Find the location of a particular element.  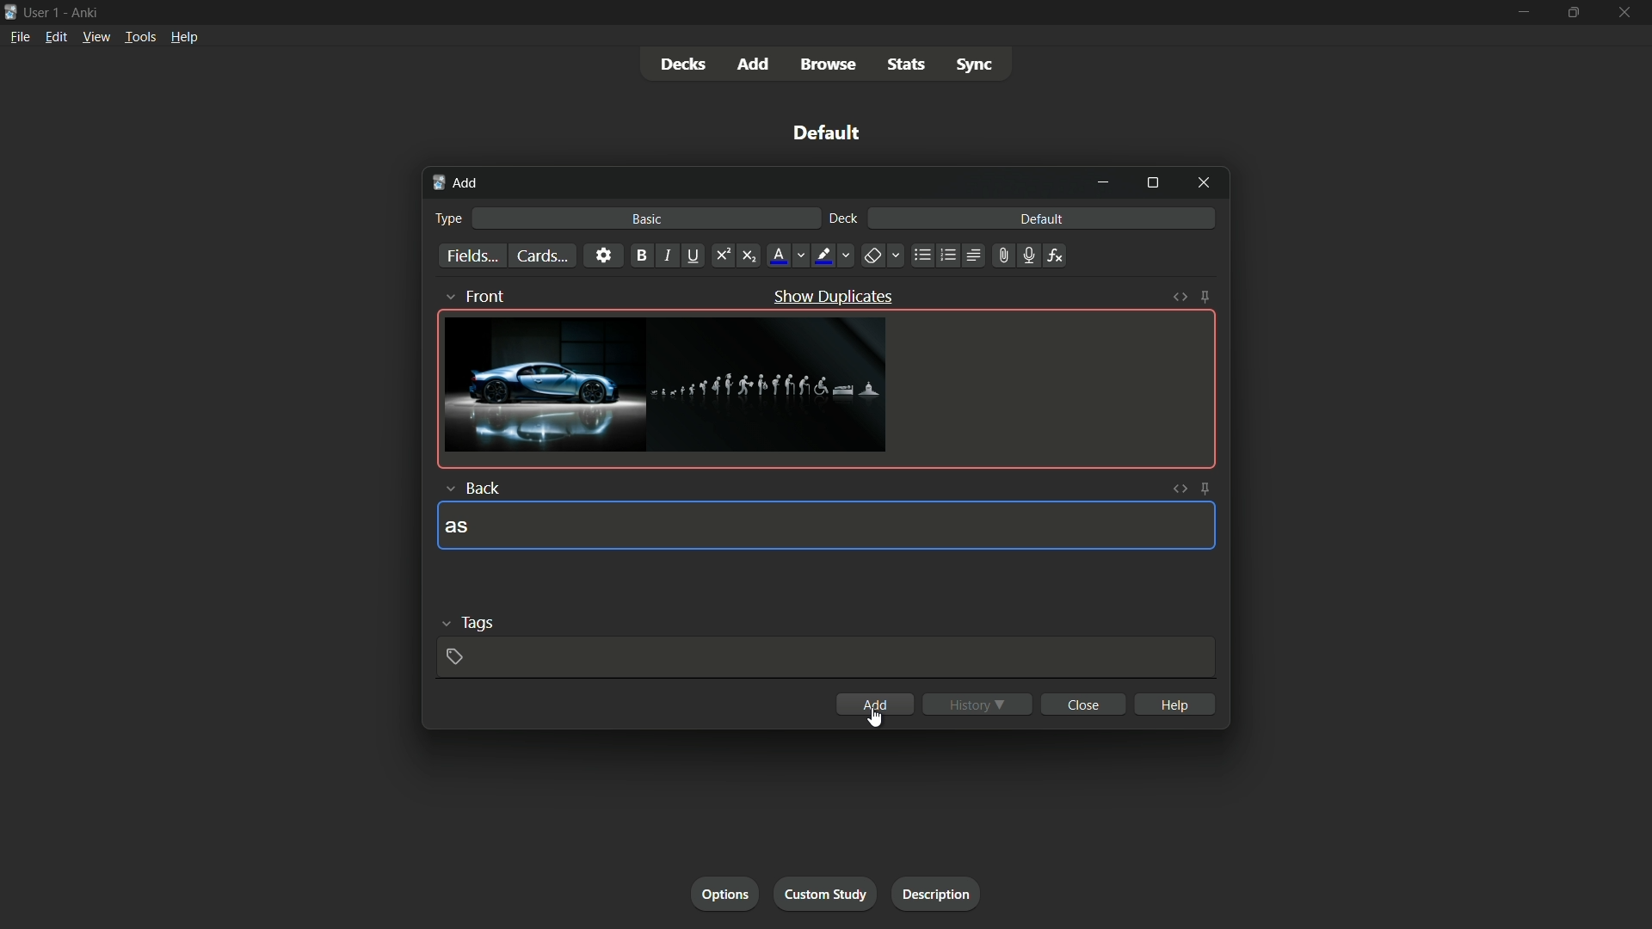

help is located at coordinates (1174, 704).